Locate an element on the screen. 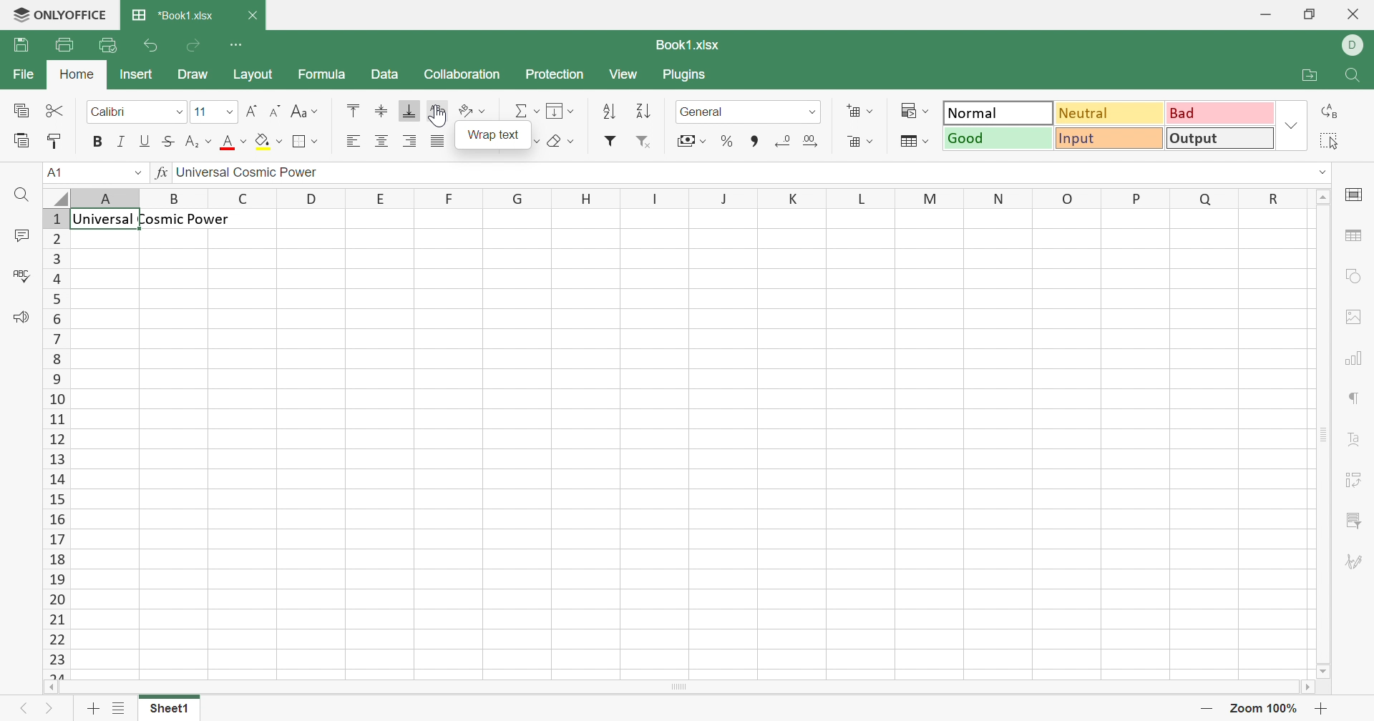 Image resolution: width=1374 pixels, height=721 pixels. Previous is located at coordinates (27, 704).